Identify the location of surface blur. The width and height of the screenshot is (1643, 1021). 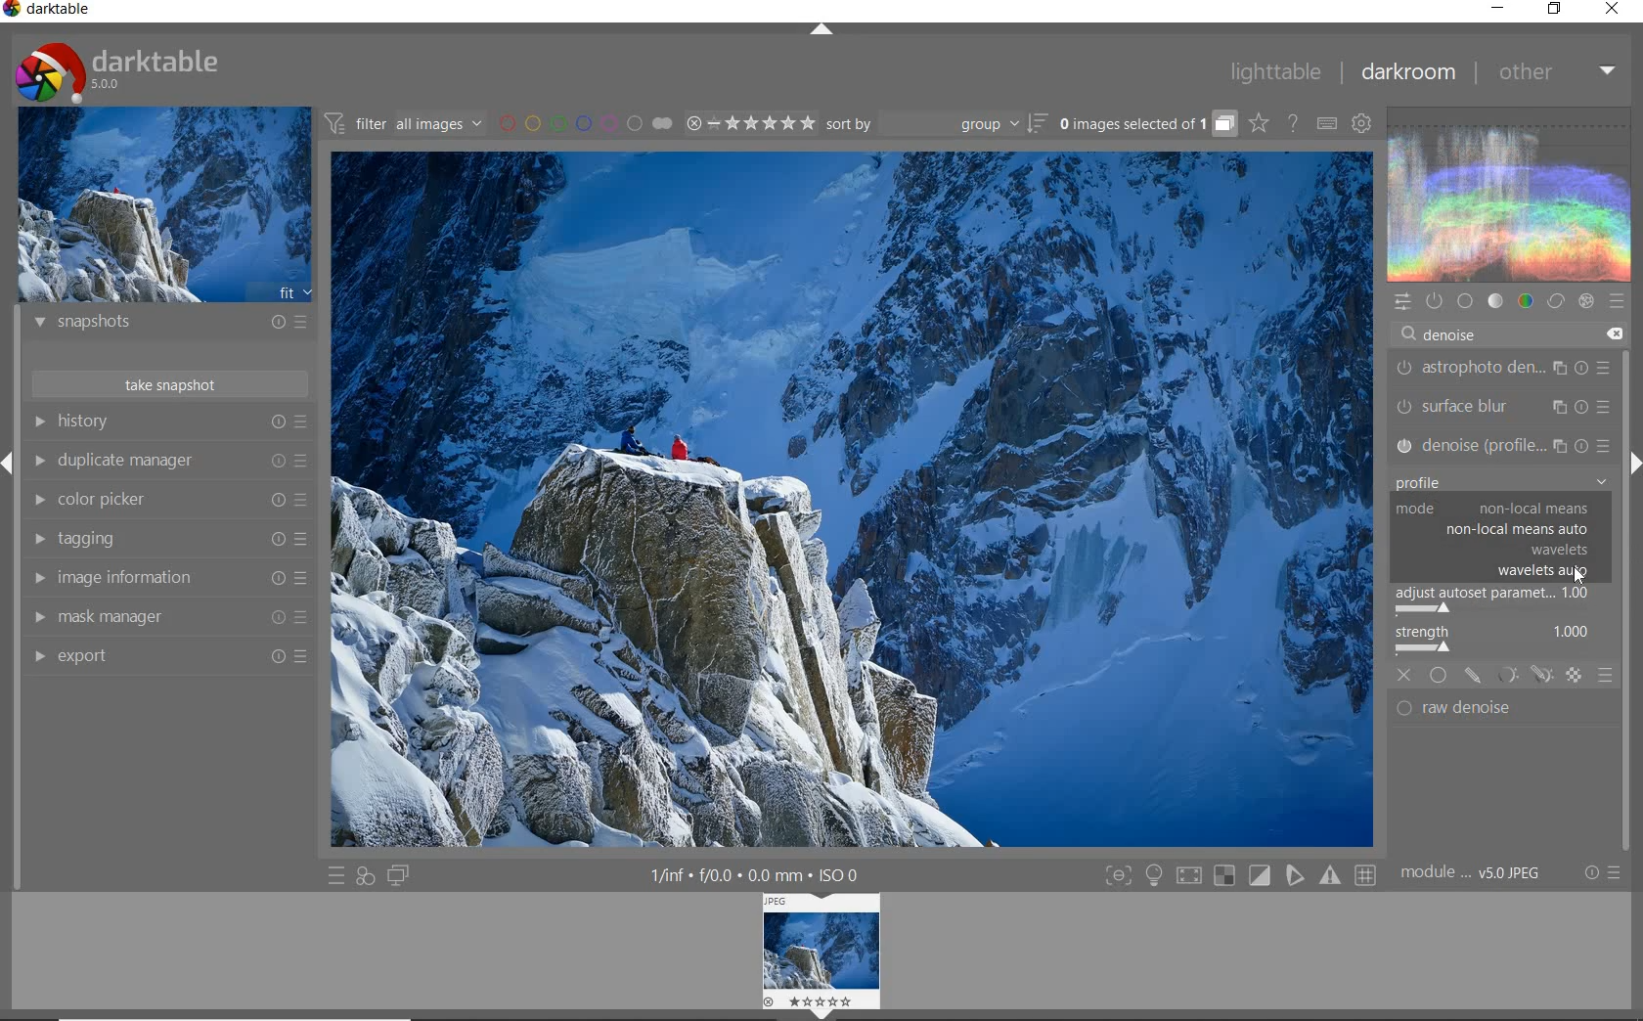
(1507, 407).